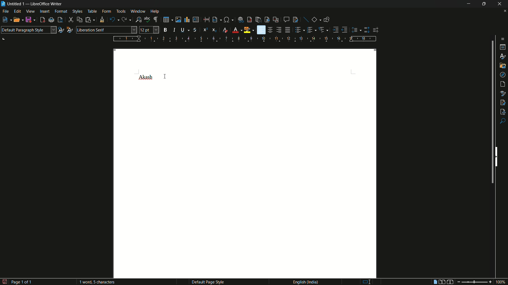 This screenshot has width=508, height=285. Describe the element at coordinates (491, 113) in the screenshot. I see `scroll bar` at that location.